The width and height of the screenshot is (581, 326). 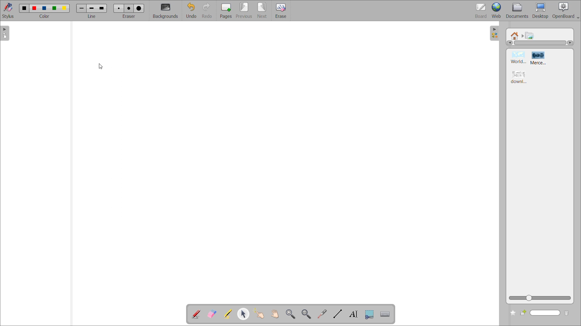 I want to click on eraser 3, so click(x=139, y=9).